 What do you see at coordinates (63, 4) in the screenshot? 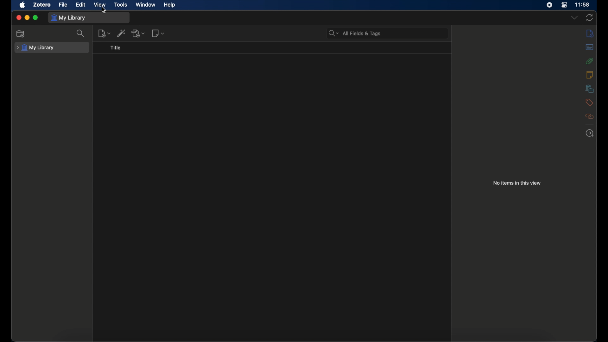
I see `file` at bounding box center [63, 4].